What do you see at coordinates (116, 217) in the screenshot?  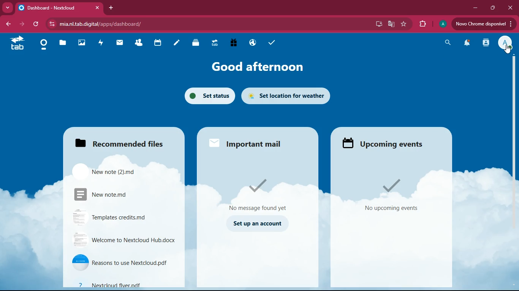 I see `file` at bounding box center [116, 217].